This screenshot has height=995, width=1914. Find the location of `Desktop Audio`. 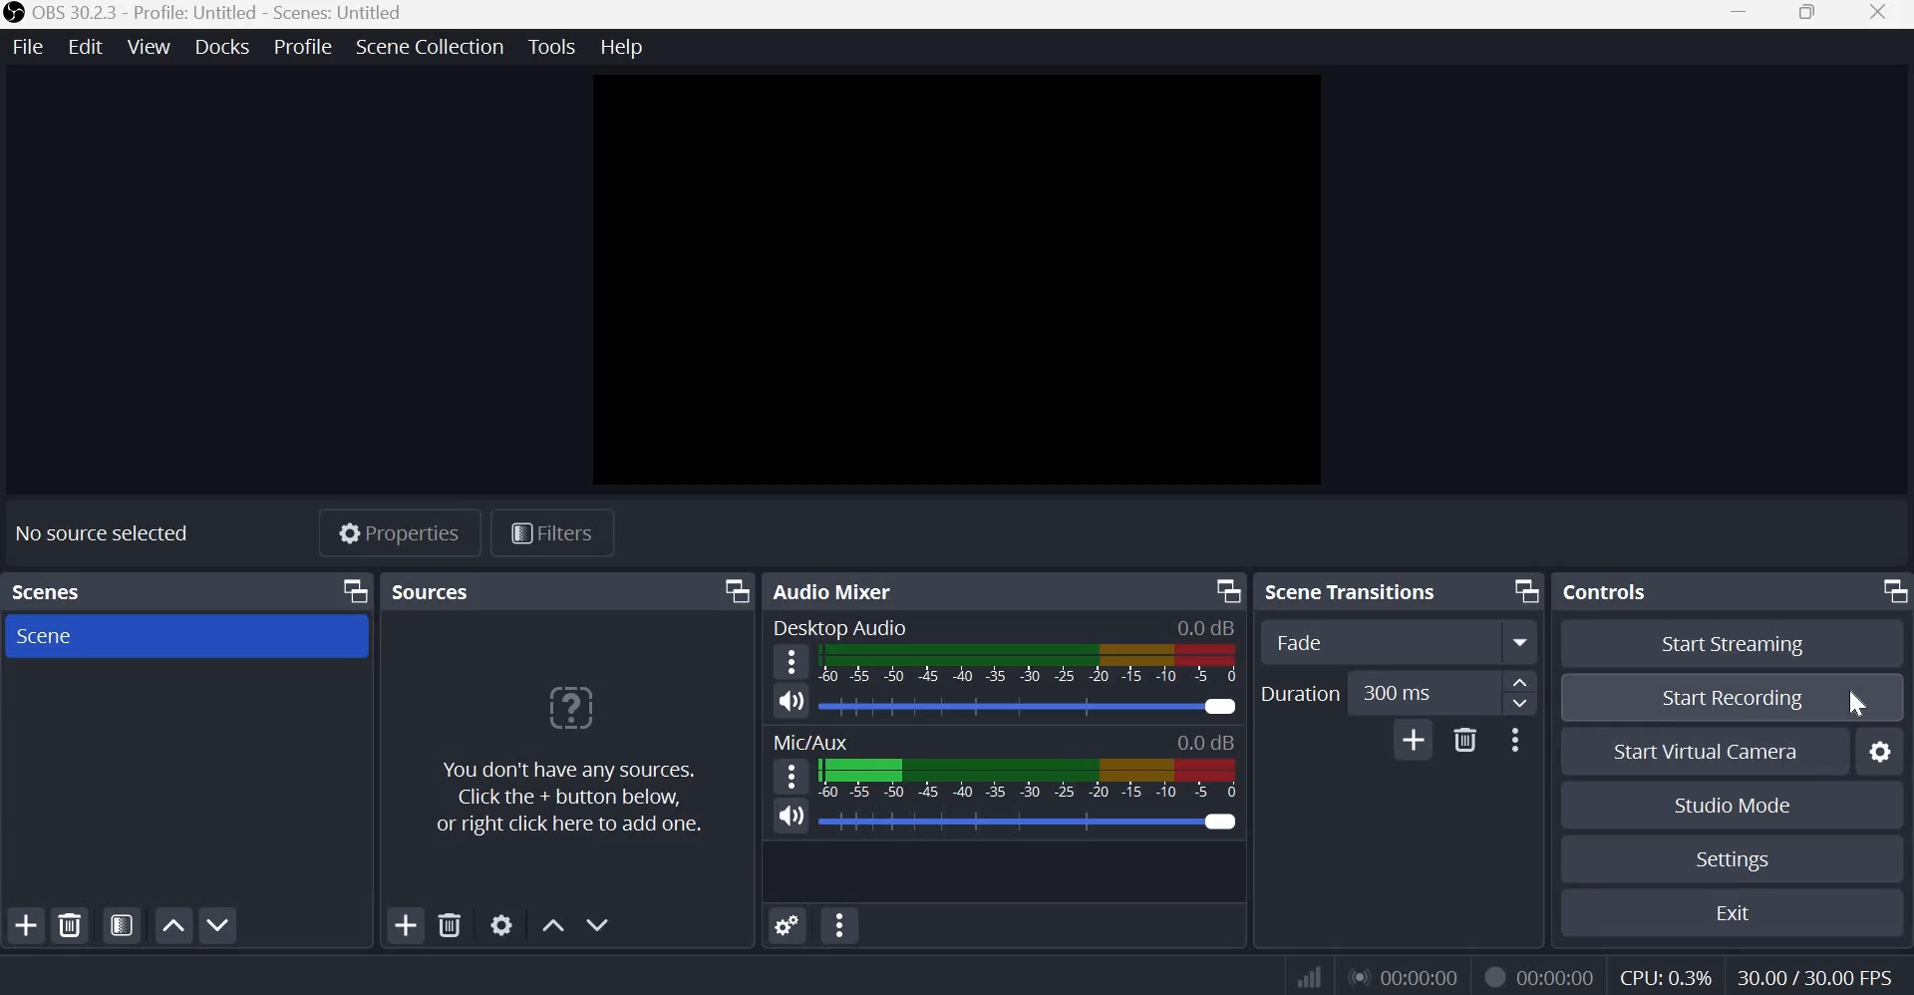

Desktop Audio is located at coordinates (840, 628).